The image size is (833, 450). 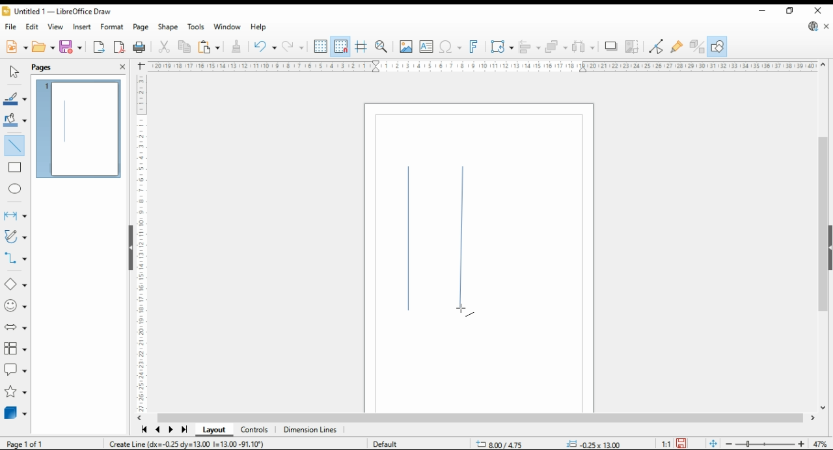 What do you see at coordinates (13, 285) in the screenshot?
I see `basic shapes` at bounding box center [13, 285].